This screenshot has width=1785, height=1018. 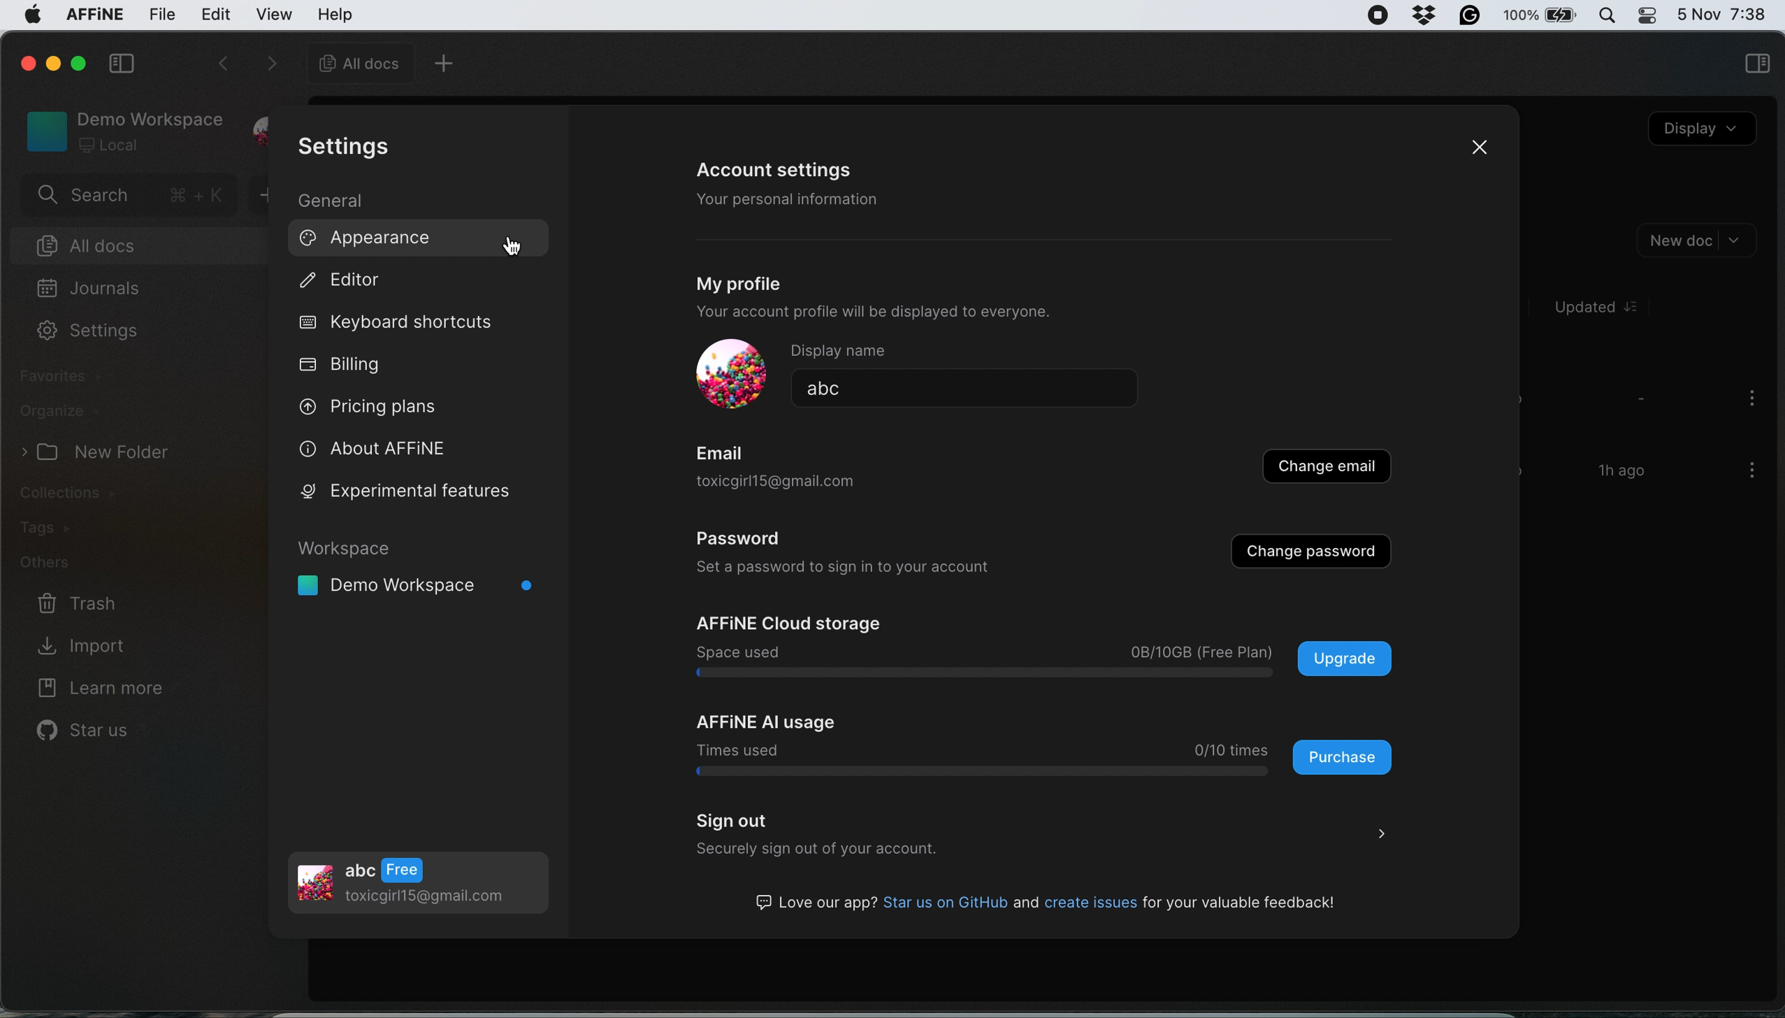 What do you see at coordinates (419, 547) in the screenshot?
I see `workspace` at bounding box center [419, 547].